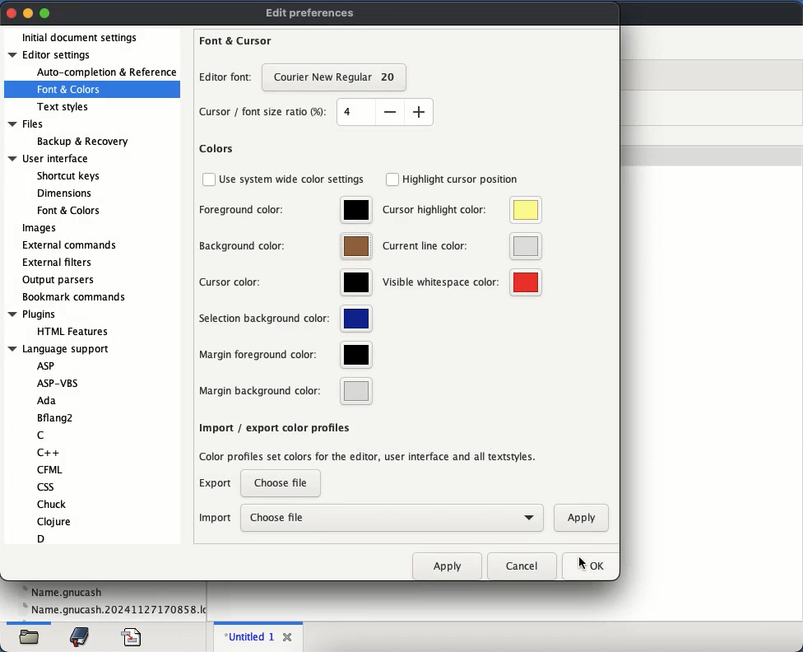 This screenshot has width=803, height=652. I want to click on bookmark, so click(81, 636).